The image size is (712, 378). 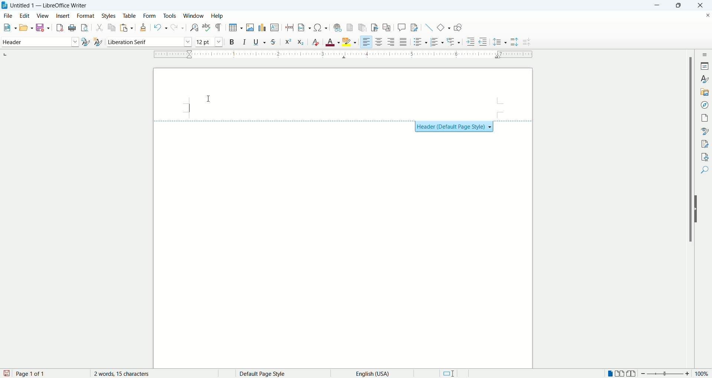 What do you see at coordinates (194, 27) in the screenshot?
I see `find and replace` at bounding box center [194, 27].